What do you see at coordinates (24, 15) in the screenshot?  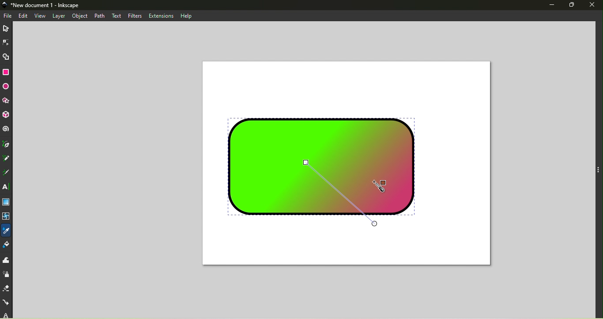 I see `edit` at bounding box center [24, 15].